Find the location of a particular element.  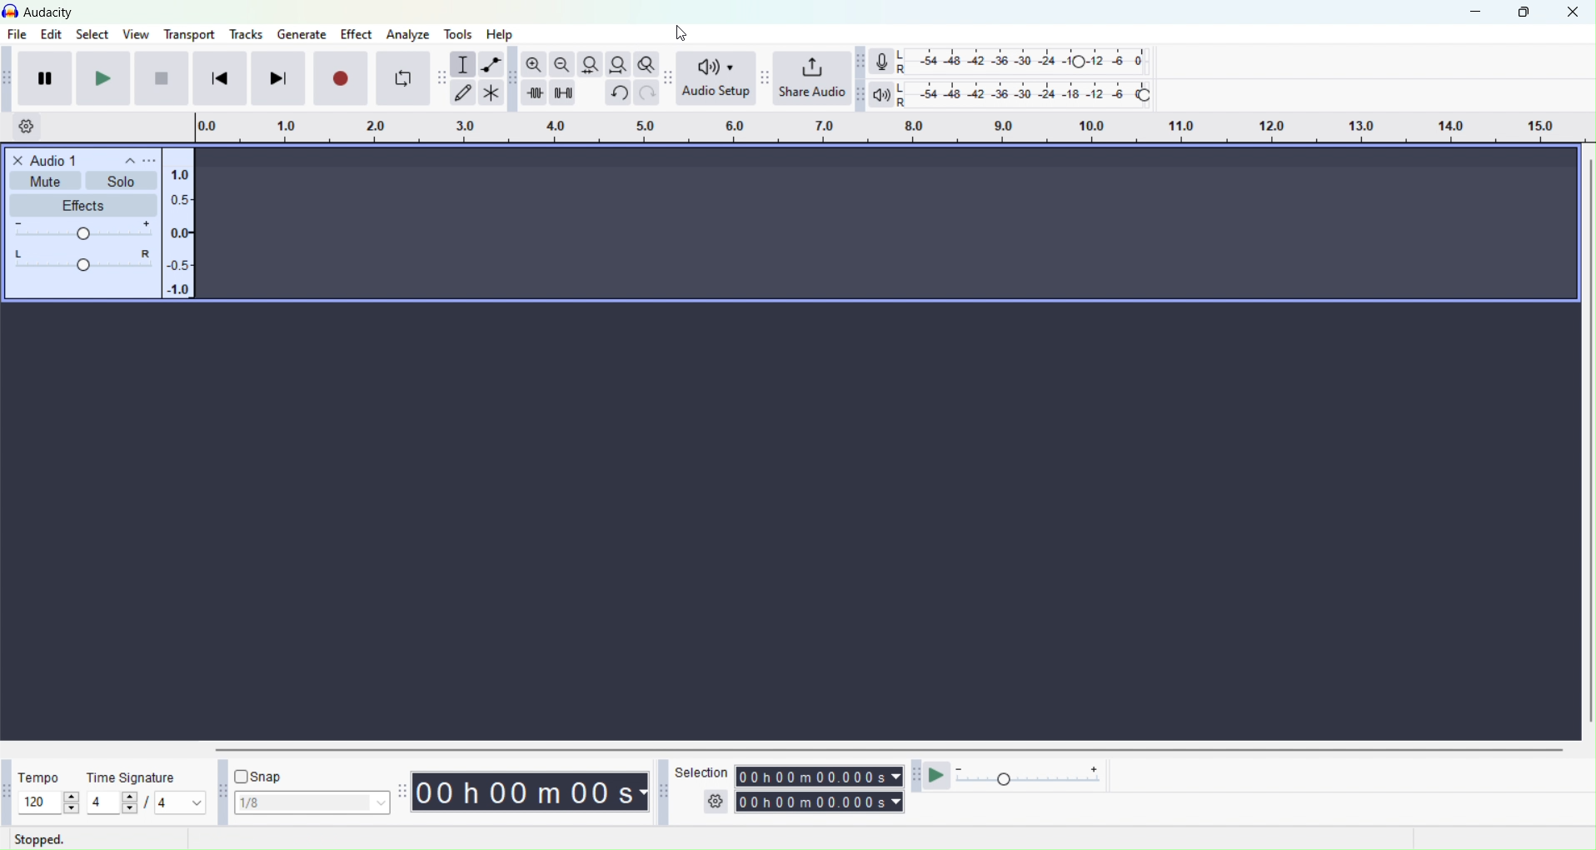

collapse is located at coordinates (123, 160).